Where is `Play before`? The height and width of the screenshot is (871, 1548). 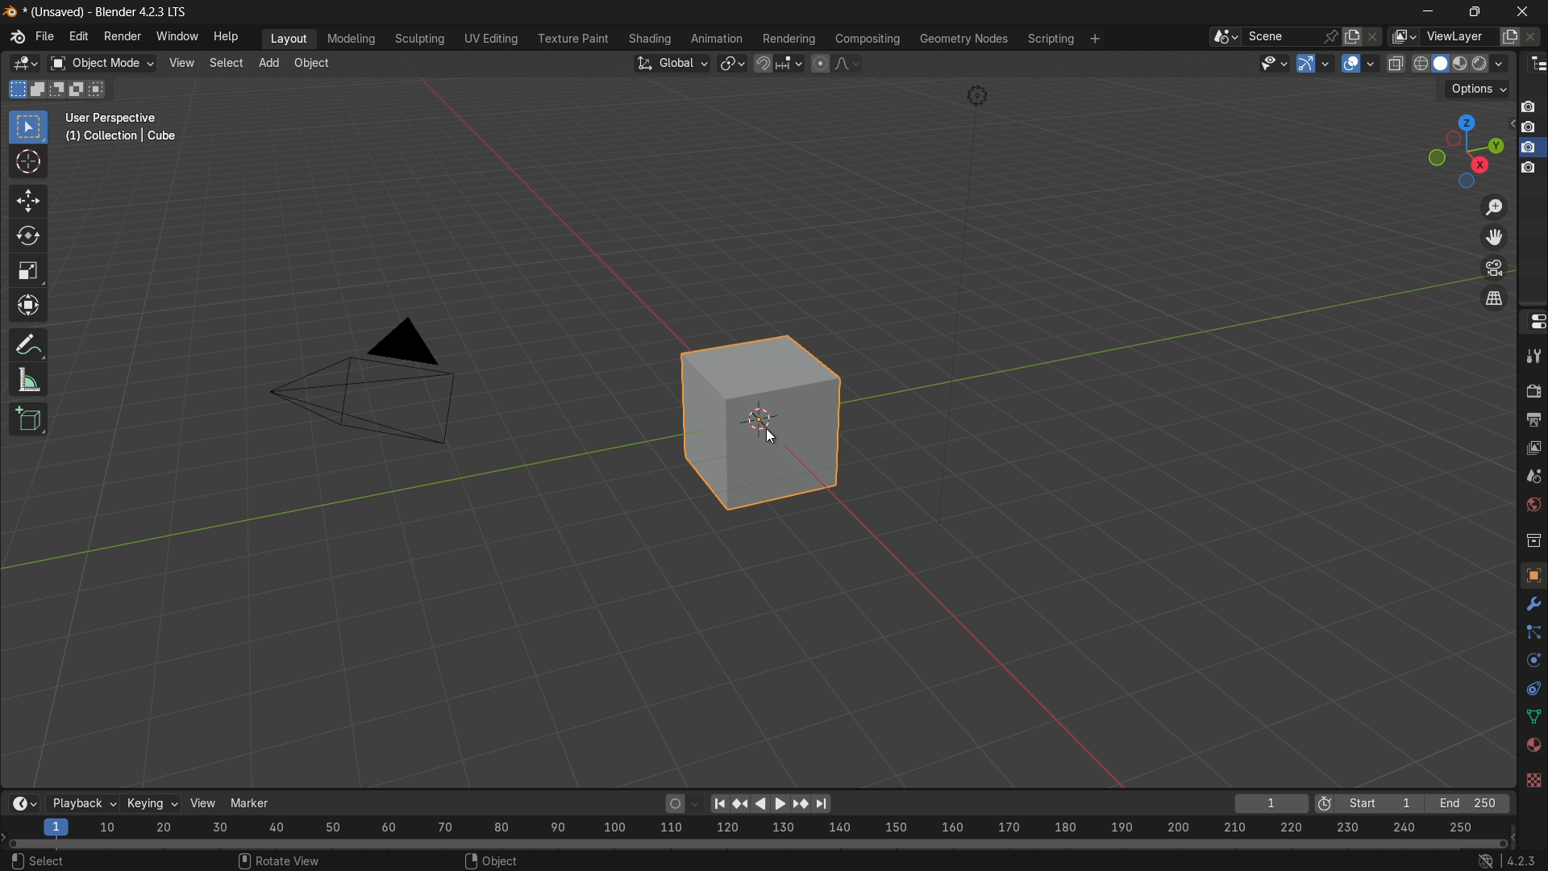 Play before is located at coordinates (741, 804).